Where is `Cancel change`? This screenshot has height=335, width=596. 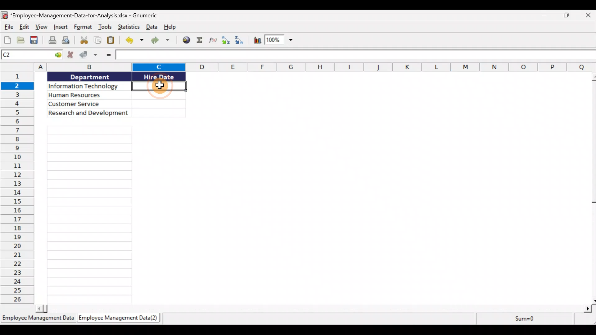
Cancel change is located at coordinates (70, 56).